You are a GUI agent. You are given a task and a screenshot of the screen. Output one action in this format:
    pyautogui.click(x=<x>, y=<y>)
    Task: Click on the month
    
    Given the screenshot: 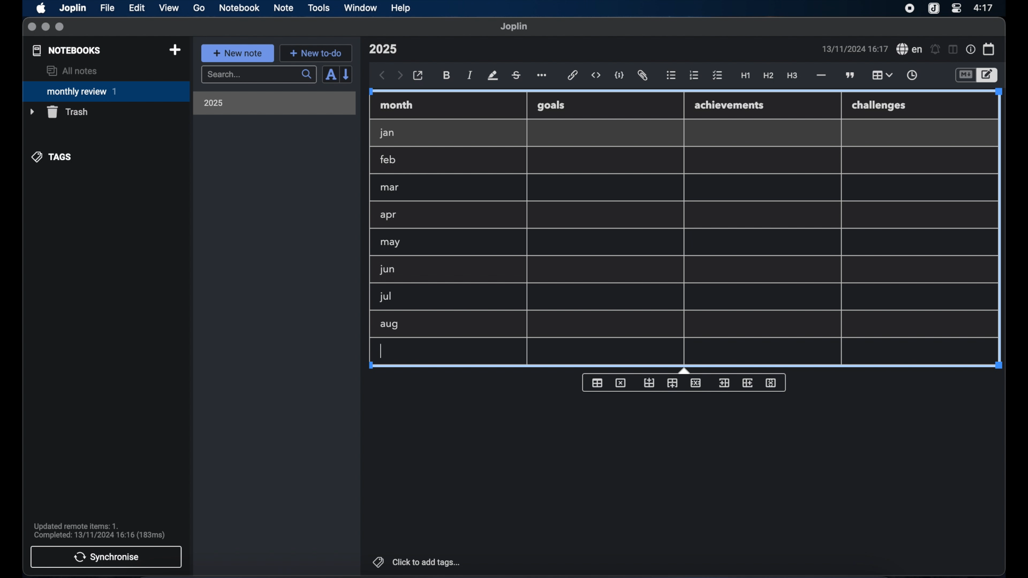 What is the action you would take?
    pyautogui.click(x=397, y=105)
    